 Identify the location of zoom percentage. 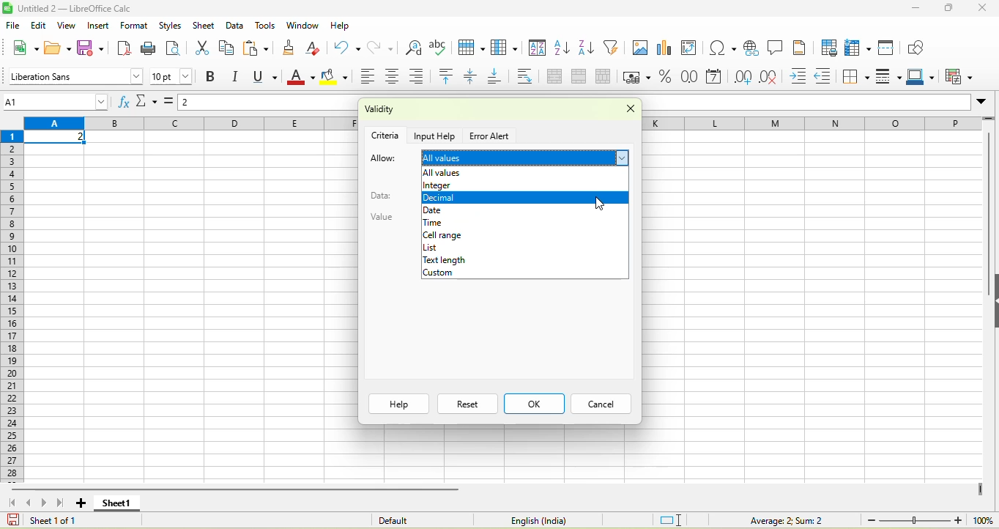
(983, 519).